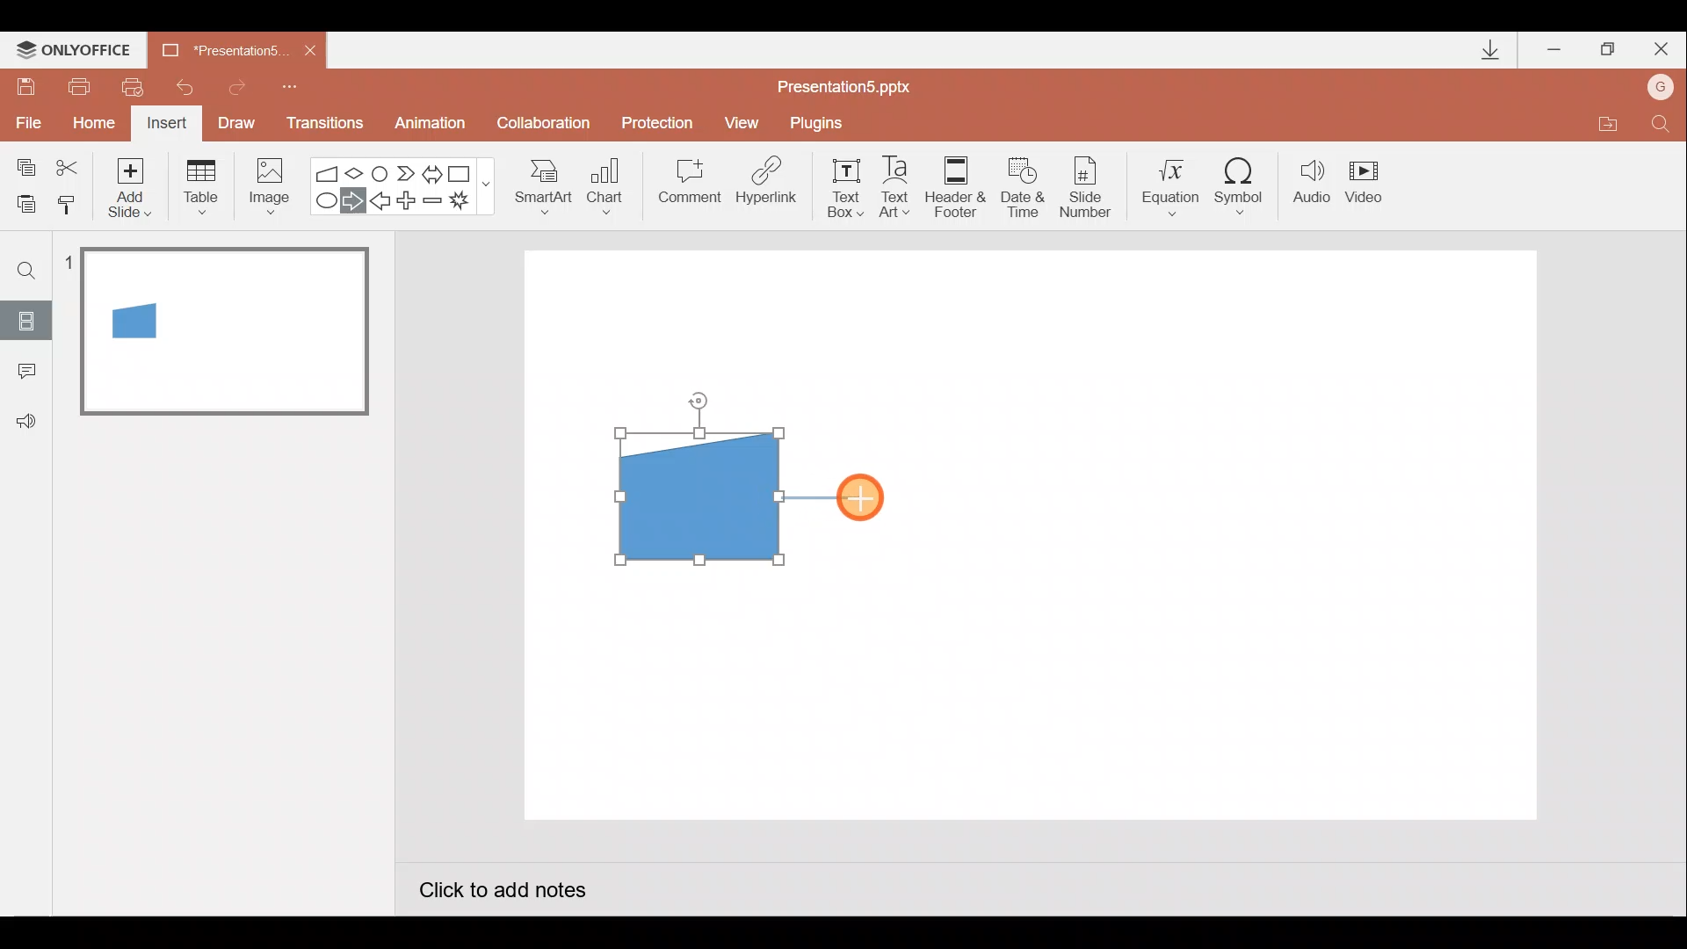 The image size is (1687, 949). Describe the element at coordinates (605, 183) in the screenshot. I see `Chart` at that location.